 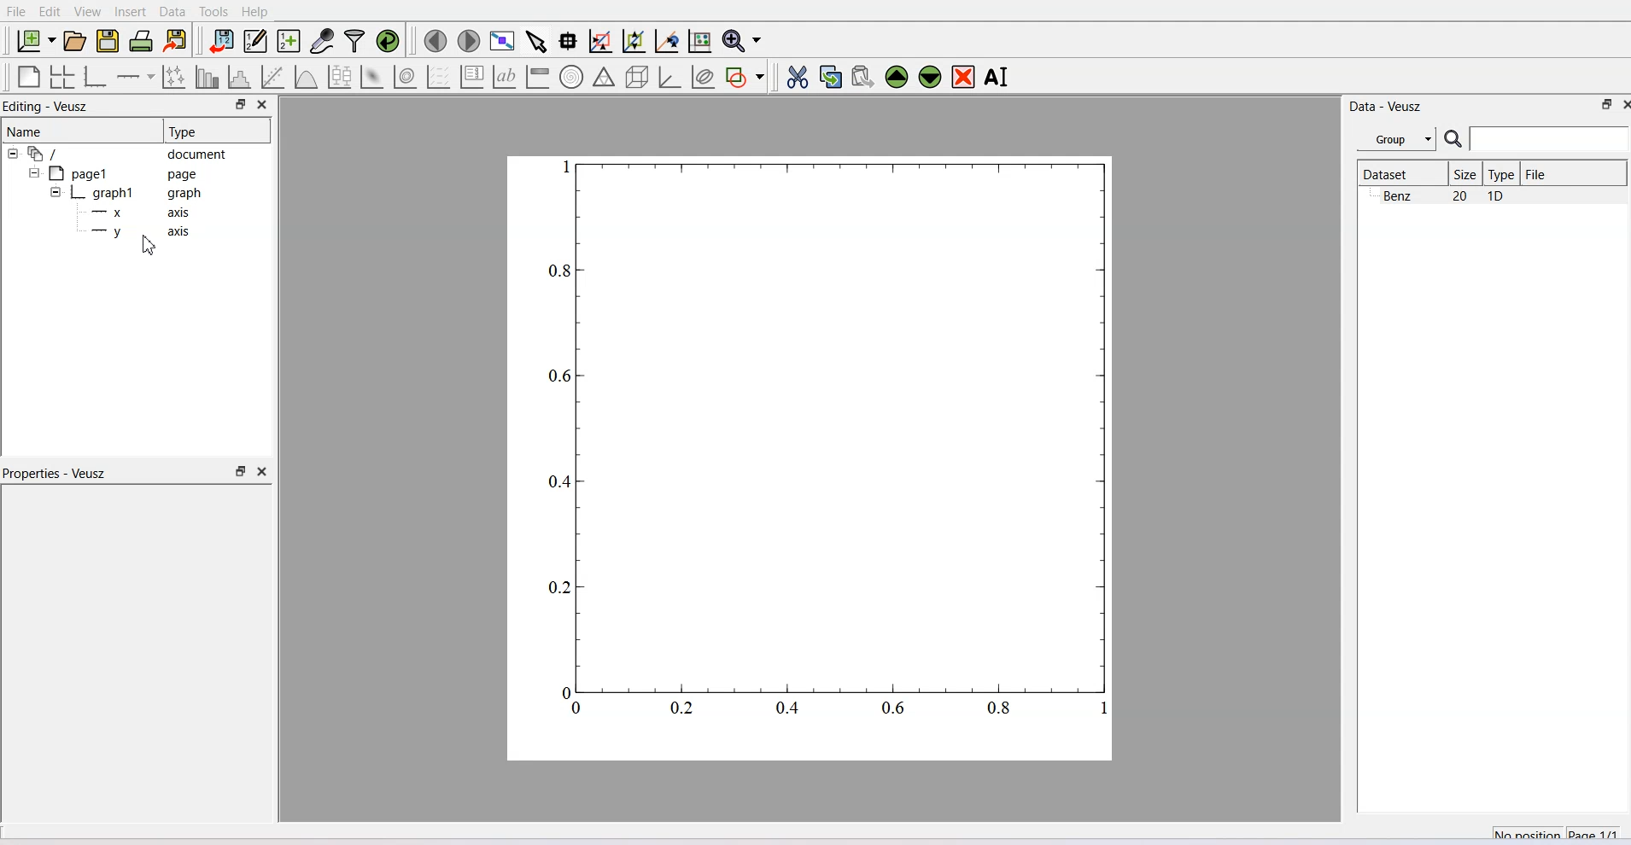 I want to click on Image Color bar, so click(x=538, y=78).